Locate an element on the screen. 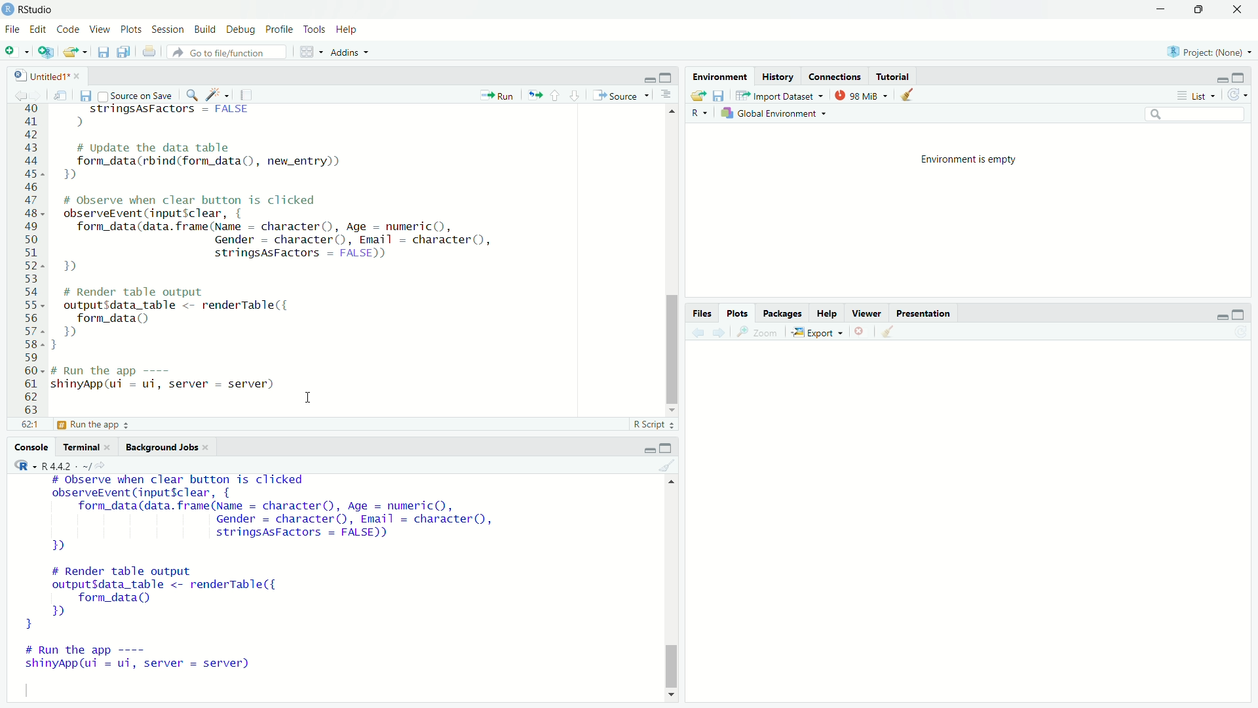 Image resolution: width=1258 pixels, height=708 pixels. logo is located at coordinates (8, 9).